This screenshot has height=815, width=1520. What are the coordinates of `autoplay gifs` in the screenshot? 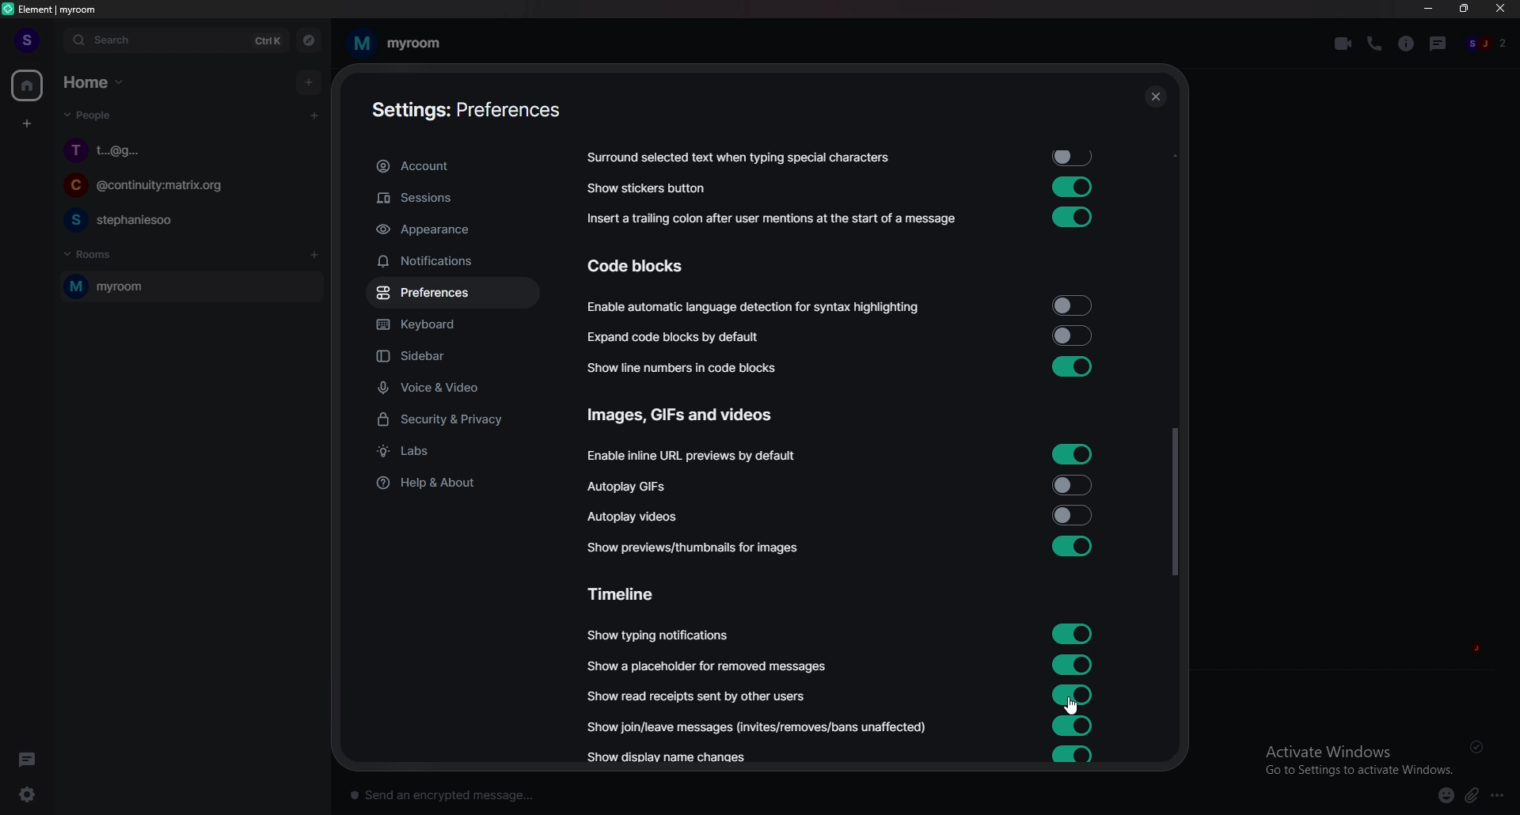 It's located at (637, 487).